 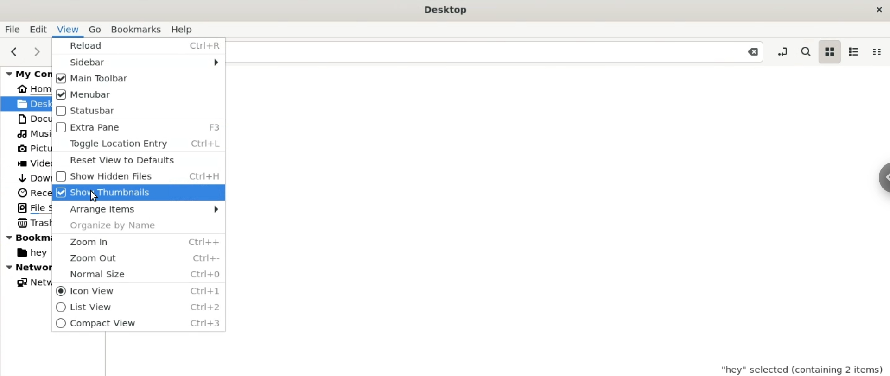 I want to click on Extra Pane, so click(x=137, y=128).